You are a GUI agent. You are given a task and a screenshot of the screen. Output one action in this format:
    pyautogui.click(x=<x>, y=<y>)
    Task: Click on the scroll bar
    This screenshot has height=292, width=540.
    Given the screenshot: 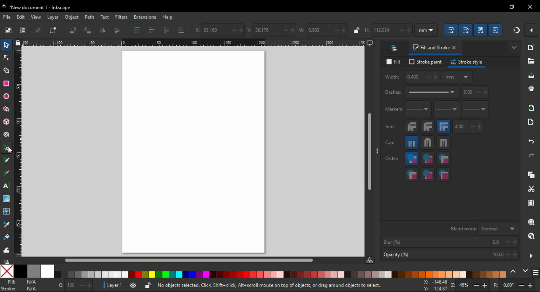 What is the action you would take?
    pyautogui.click(x=191, y=260)
    